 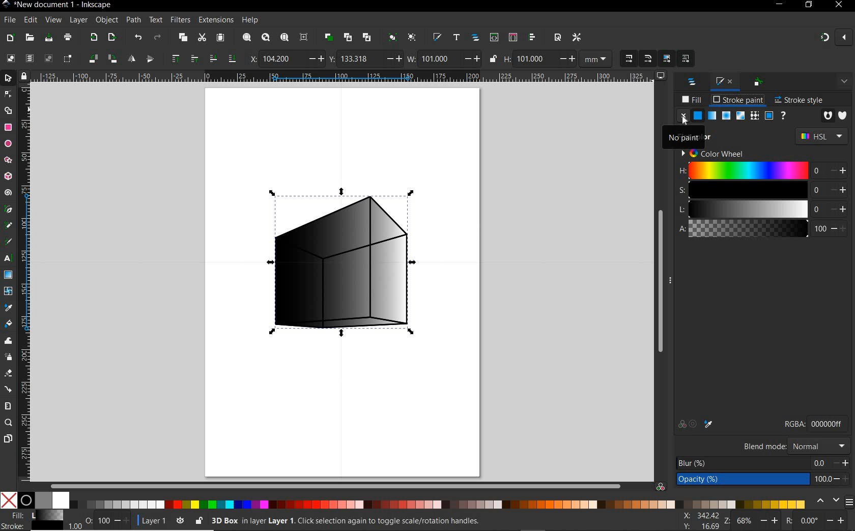 I want to click on 100, so click(x=823, y=479).